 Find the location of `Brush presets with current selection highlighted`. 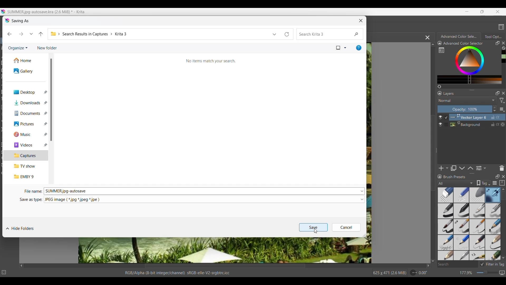

Brush presets with current selection highlighted is located at coordinates (469, 224).